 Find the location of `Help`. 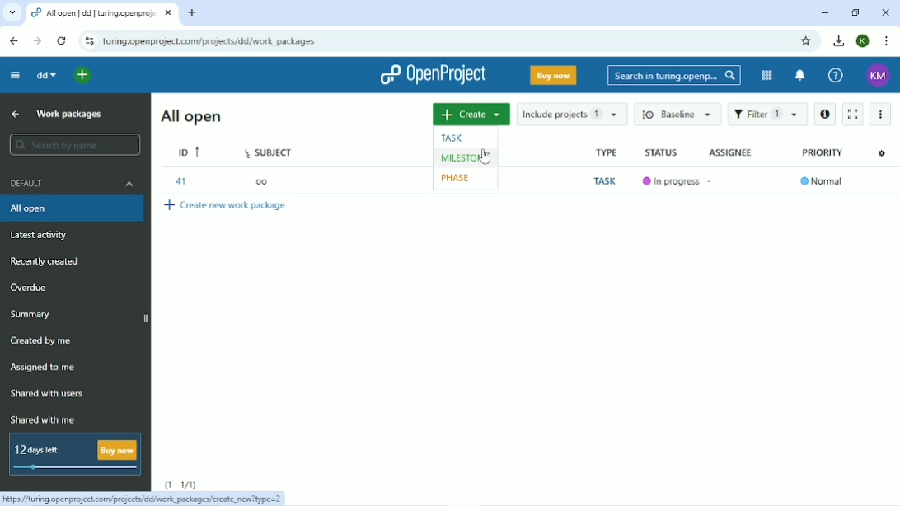

Help is located at coordinates (836, 76).